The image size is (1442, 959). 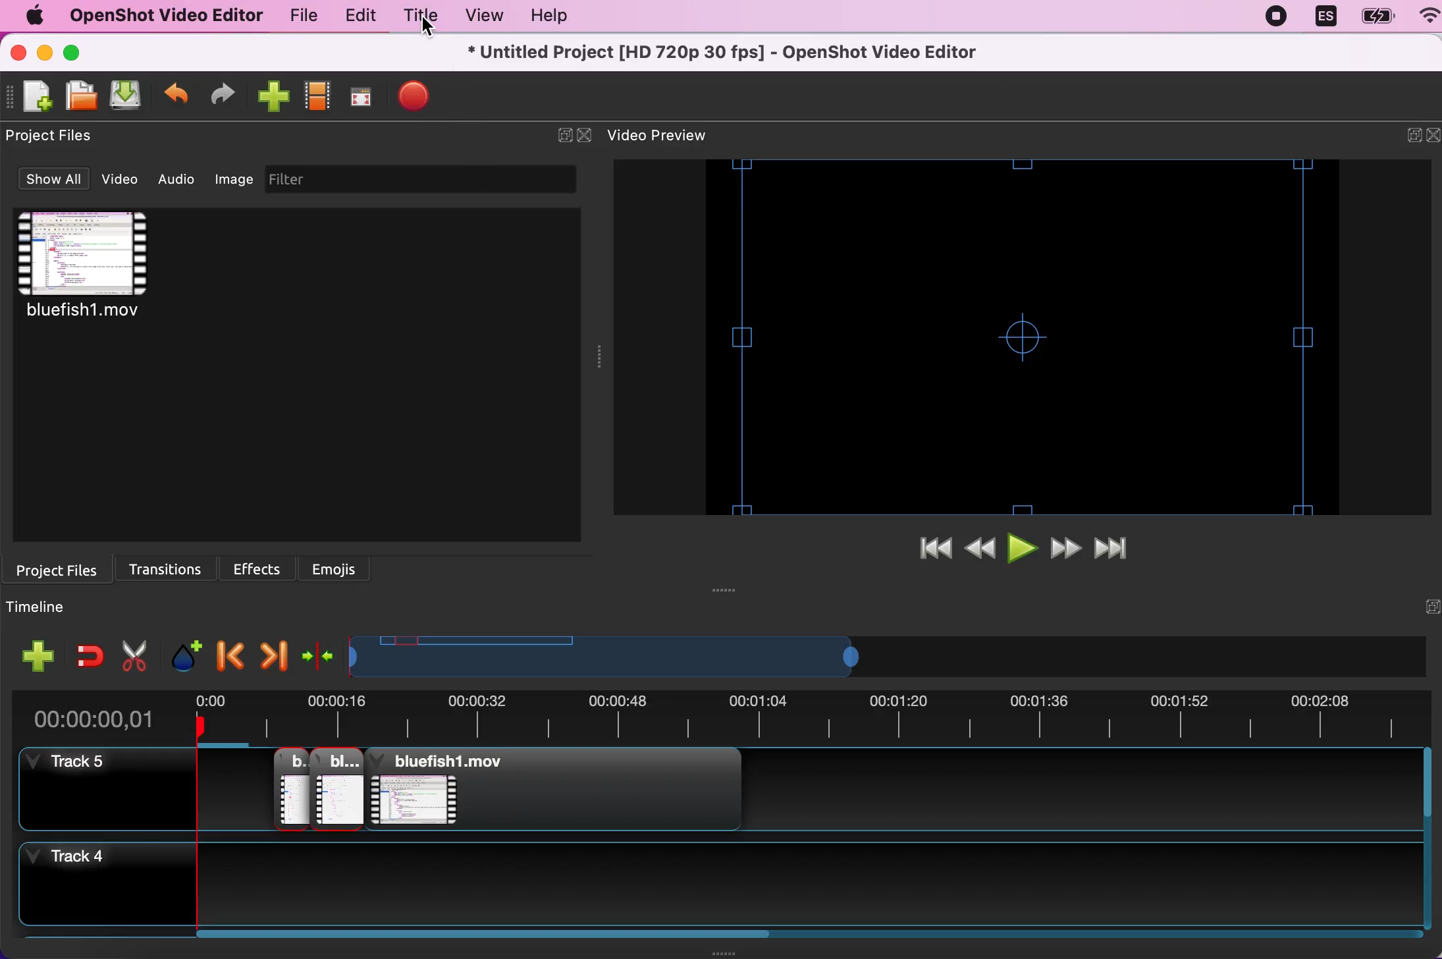 What do you see at coordinates (543, 18) in the screenshot?
I see `help` at bounding box center [543, 18].